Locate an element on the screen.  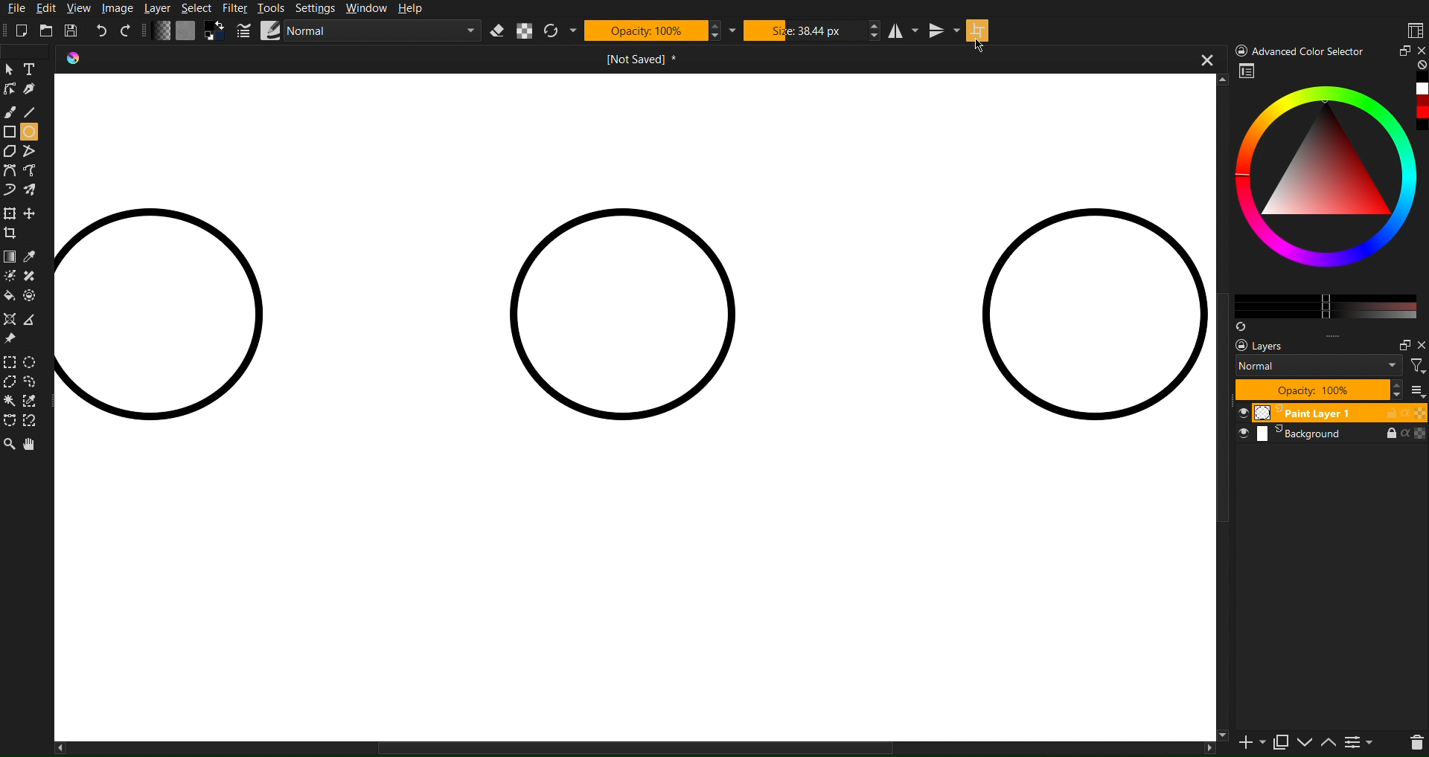
Minimize is located at coordinates (1398, 50).